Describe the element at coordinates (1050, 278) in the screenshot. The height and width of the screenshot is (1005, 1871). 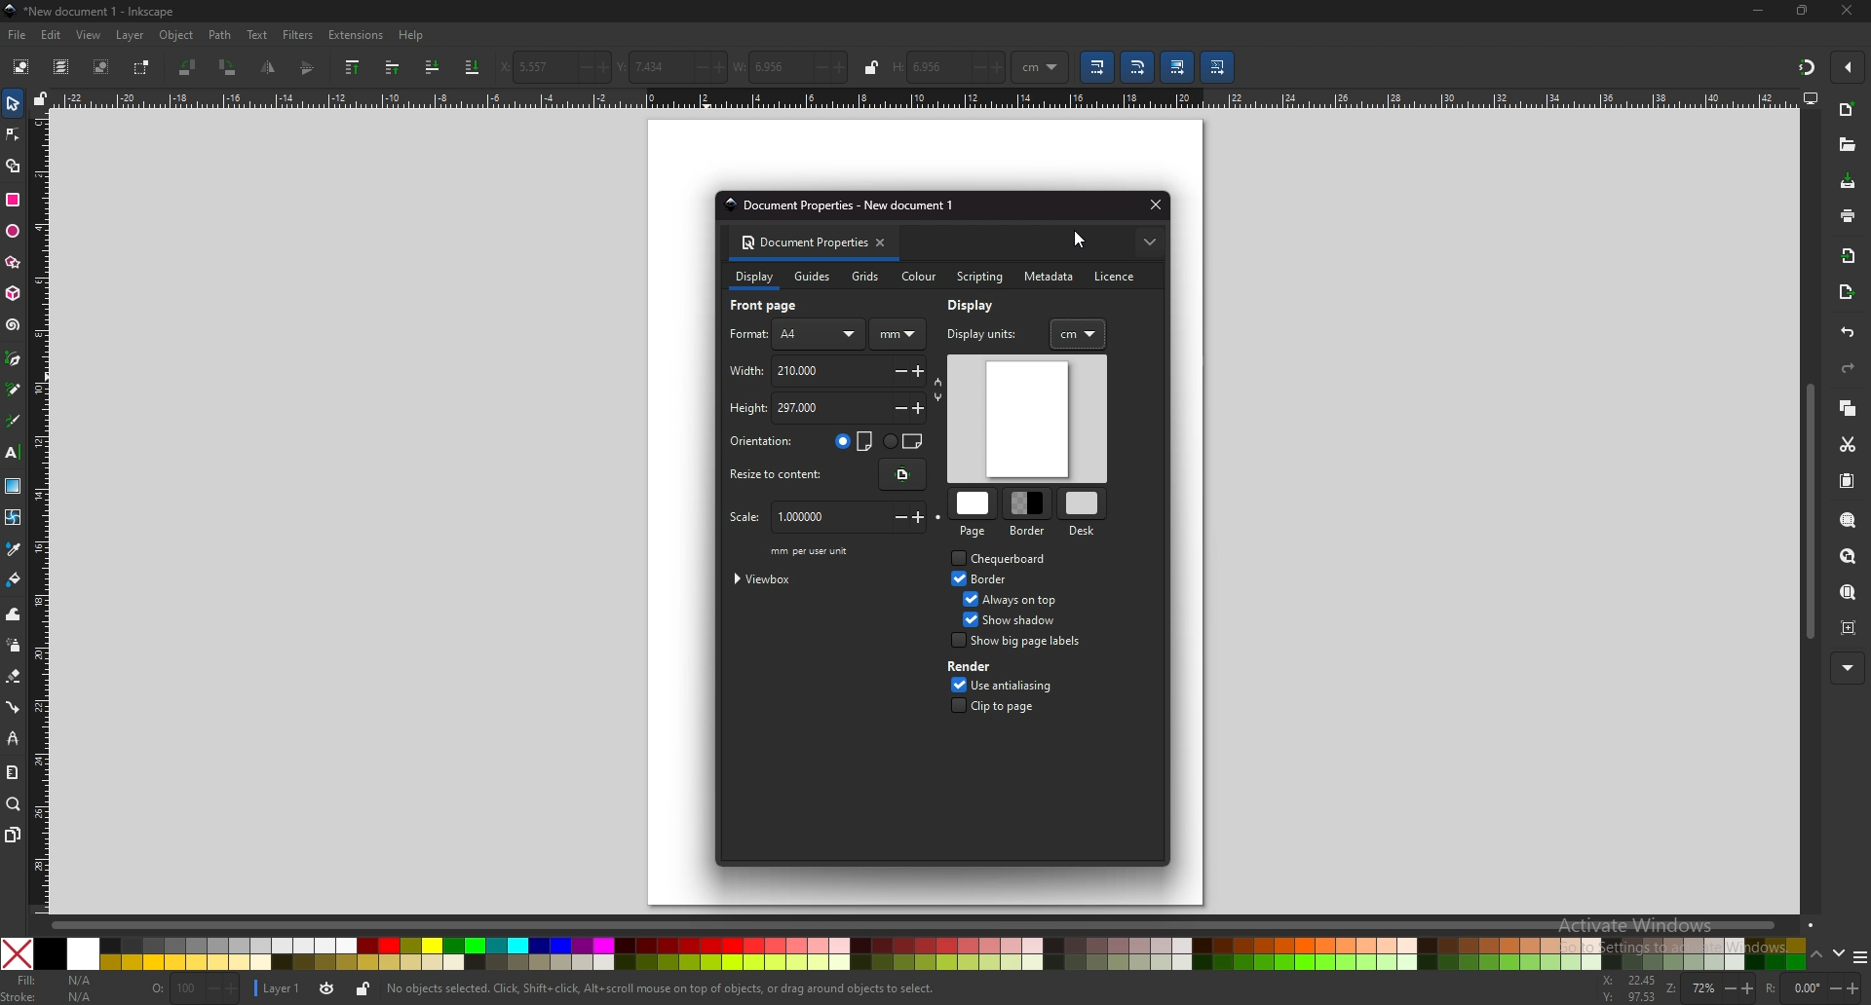
I see `metadata` at that location.